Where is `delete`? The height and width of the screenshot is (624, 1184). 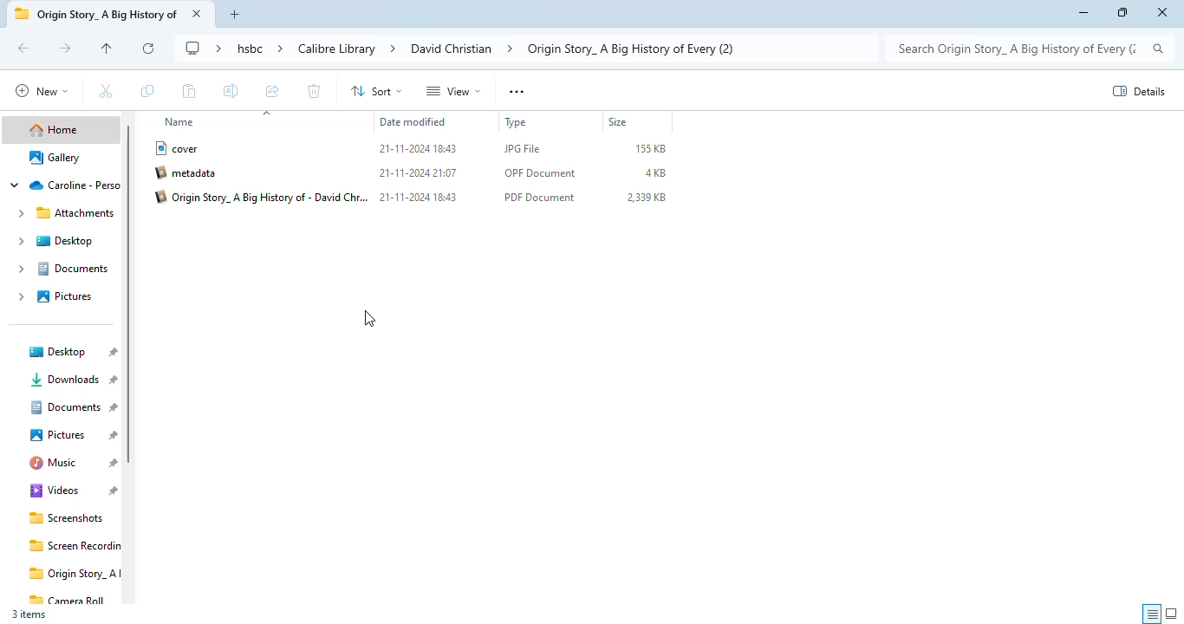 delete is located at coordinates (315, 91).